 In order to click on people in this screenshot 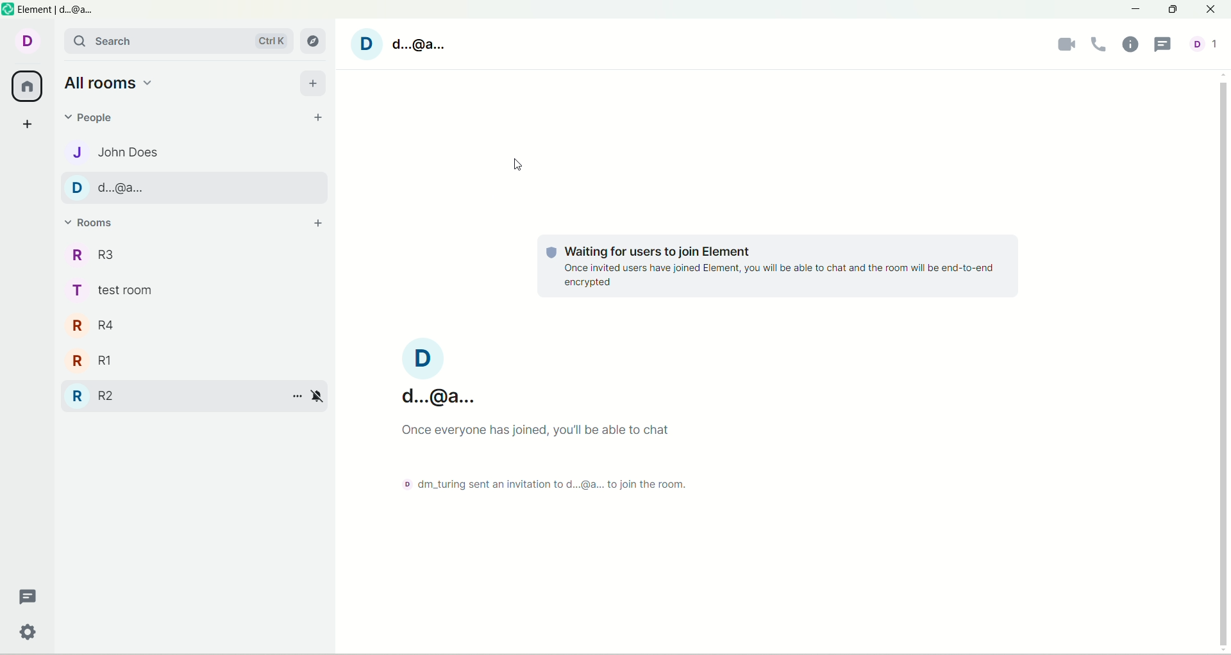, I will do `click(1209, 44)`.